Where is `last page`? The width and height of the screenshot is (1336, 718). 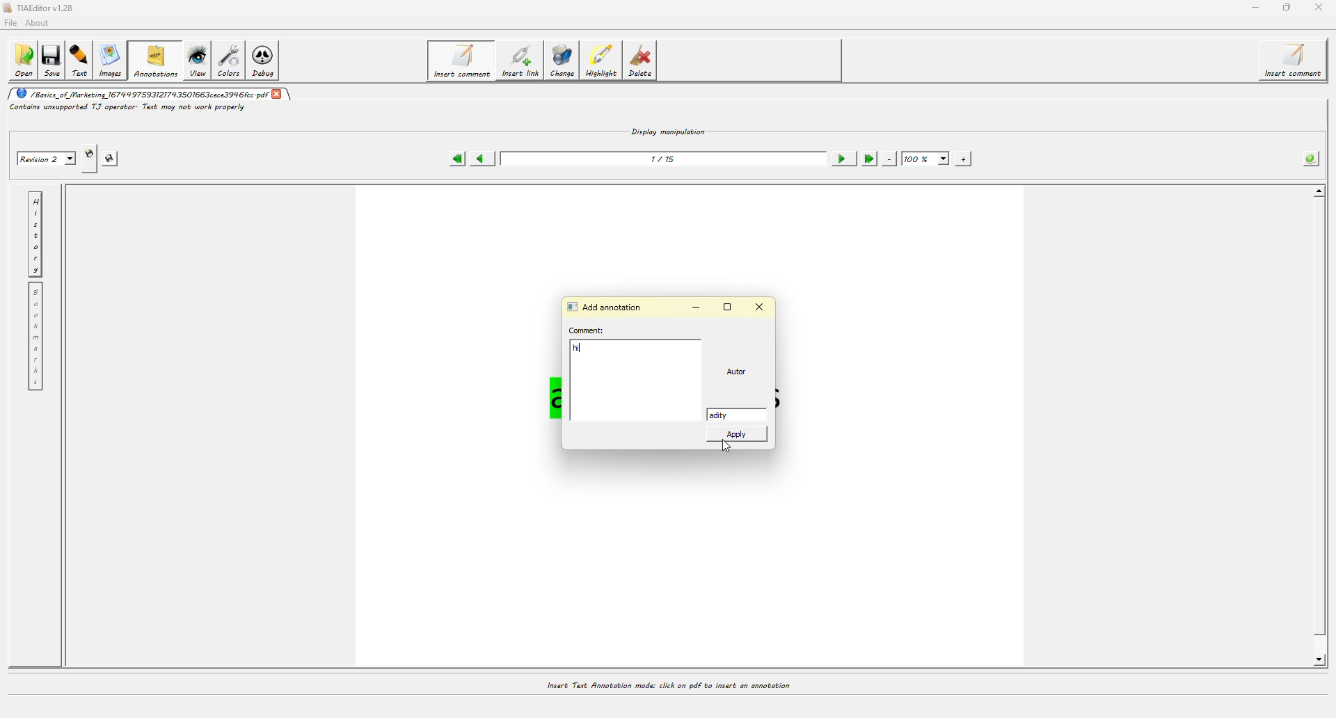
last page is located at coordinates (868, 159).